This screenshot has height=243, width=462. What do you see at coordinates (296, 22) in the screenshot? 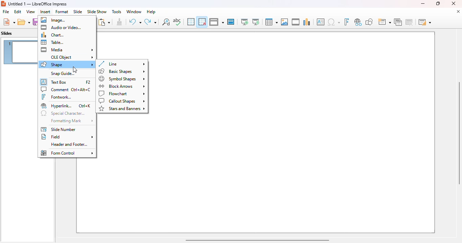
I see `insert audio or video` at bounding box center [296, 22].